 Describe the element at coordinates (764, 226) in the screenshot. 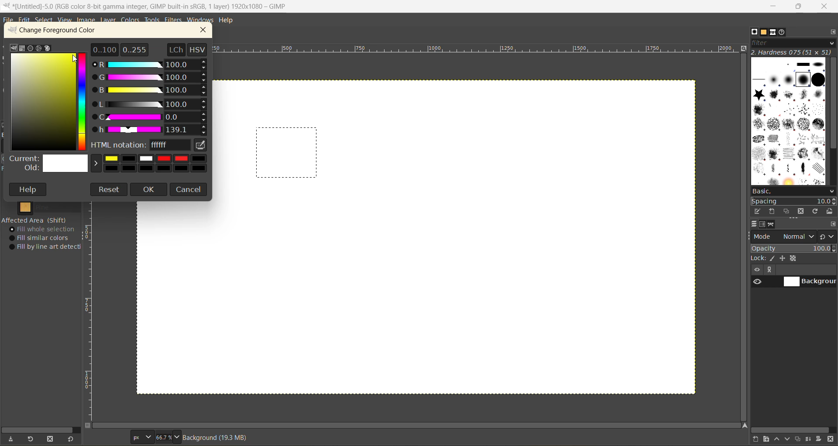

I see `channels` at that location.